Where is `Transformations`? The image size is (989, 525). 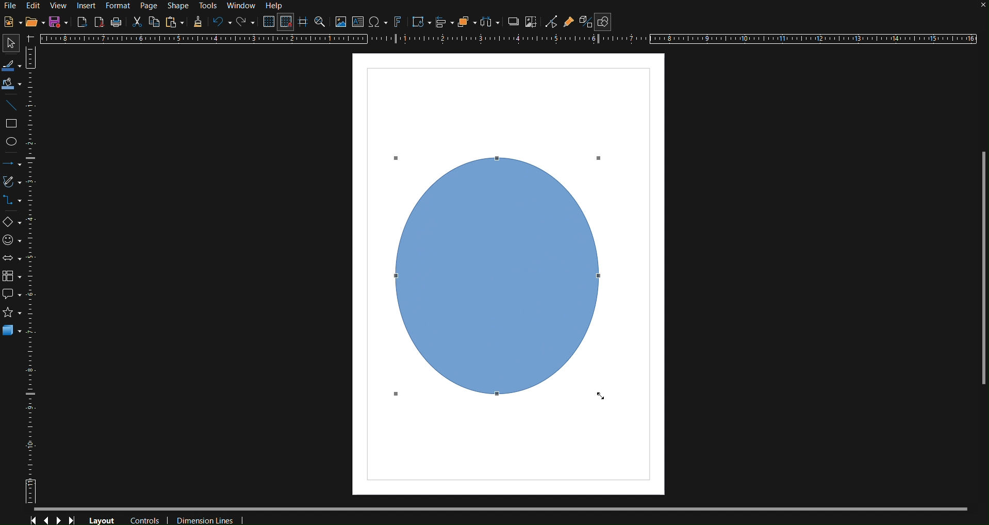
Transformations is located at coordinates (420, 23).